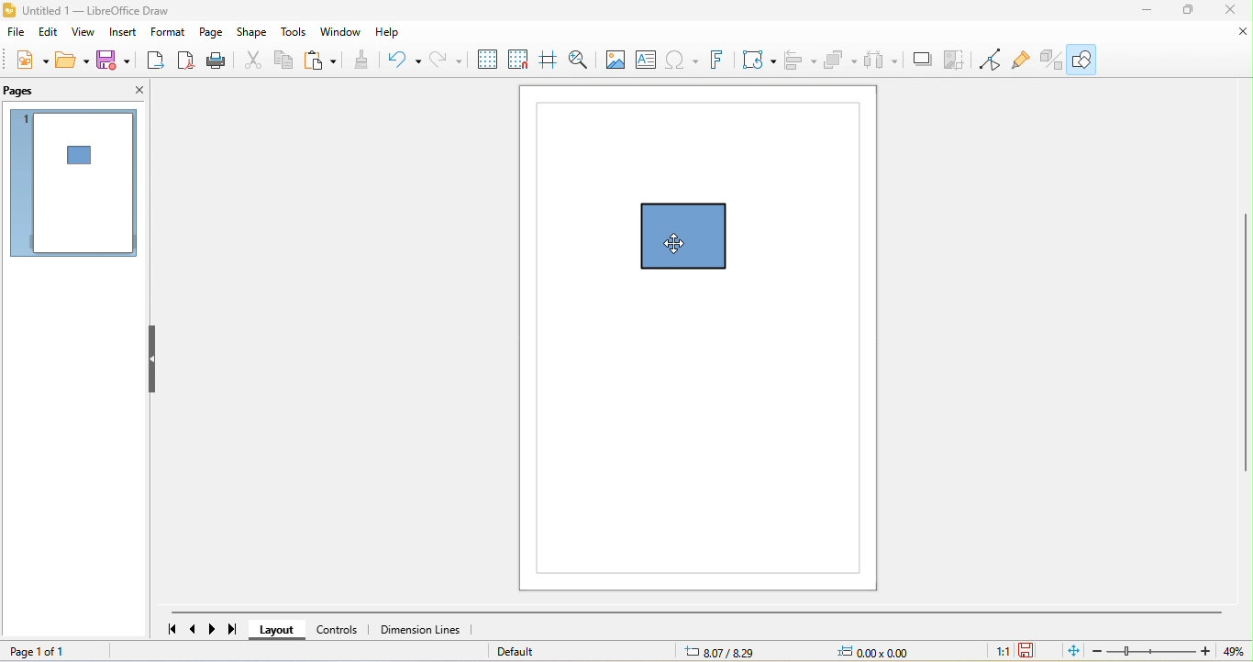  I want to click on fit page to current window, so click(1070, 652).